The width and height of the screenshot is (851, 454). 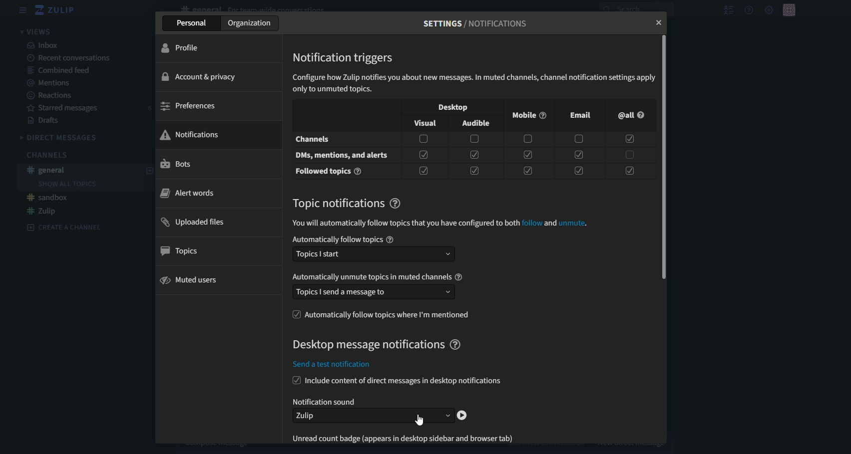 I want to click on uploaded files, so click(x=195, y=223).